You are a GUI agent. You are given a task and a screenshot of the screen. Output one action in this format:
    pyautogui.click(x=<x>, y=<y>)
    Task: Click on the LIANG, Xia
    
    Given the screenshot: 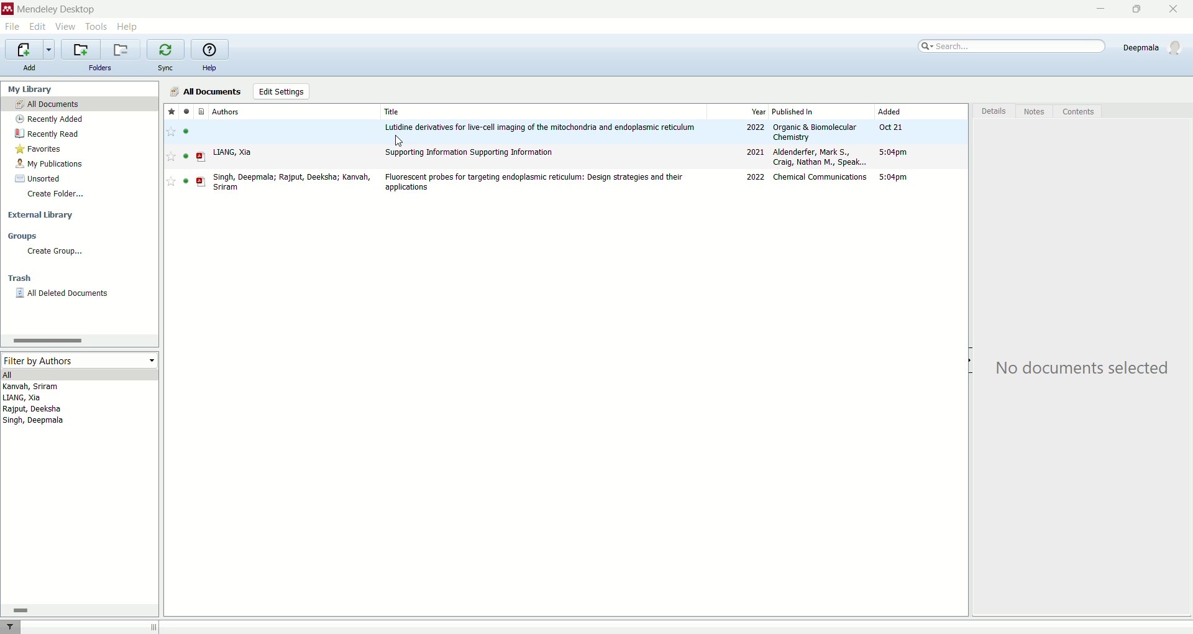 What is the action you would take?
    pyautogui.click(x=24, y=398)
    